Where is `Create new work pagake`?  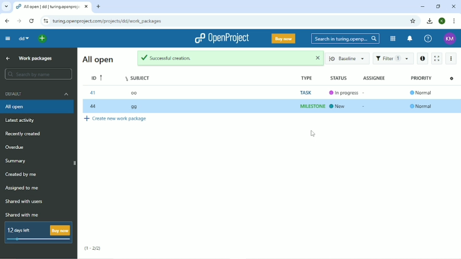
Create new work pagake is located at coordinates (119, 119).